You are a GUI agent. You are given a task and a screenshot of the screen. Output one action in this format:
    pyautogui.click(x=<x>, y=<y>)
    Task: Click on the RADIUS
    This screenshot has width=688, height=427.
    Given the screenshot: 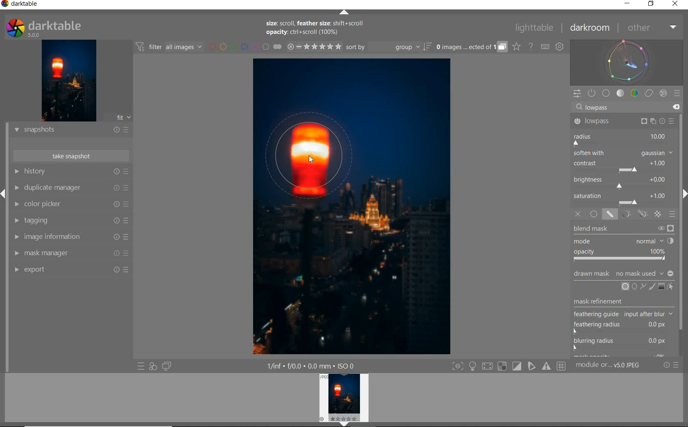 What is the action you would take?
    pyautogui.click(x=622, y=139)
    